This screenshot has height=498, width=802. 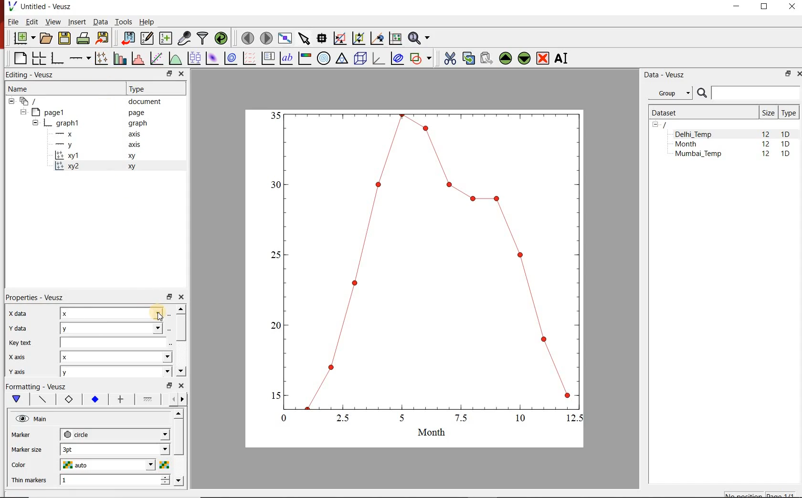 I want to click on click or draw a rectangle to zoom graph indexes, so click(x=340, y=39).